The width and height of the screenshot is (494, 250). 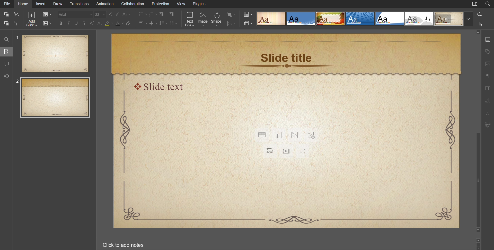 I want to click on Collaboration, so click(x=133, y=4).